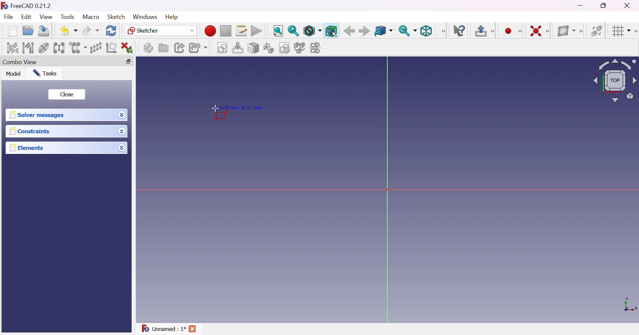  Describe the element at coordinates (364, 31) in the screenshot. I see `Forward` at that location.